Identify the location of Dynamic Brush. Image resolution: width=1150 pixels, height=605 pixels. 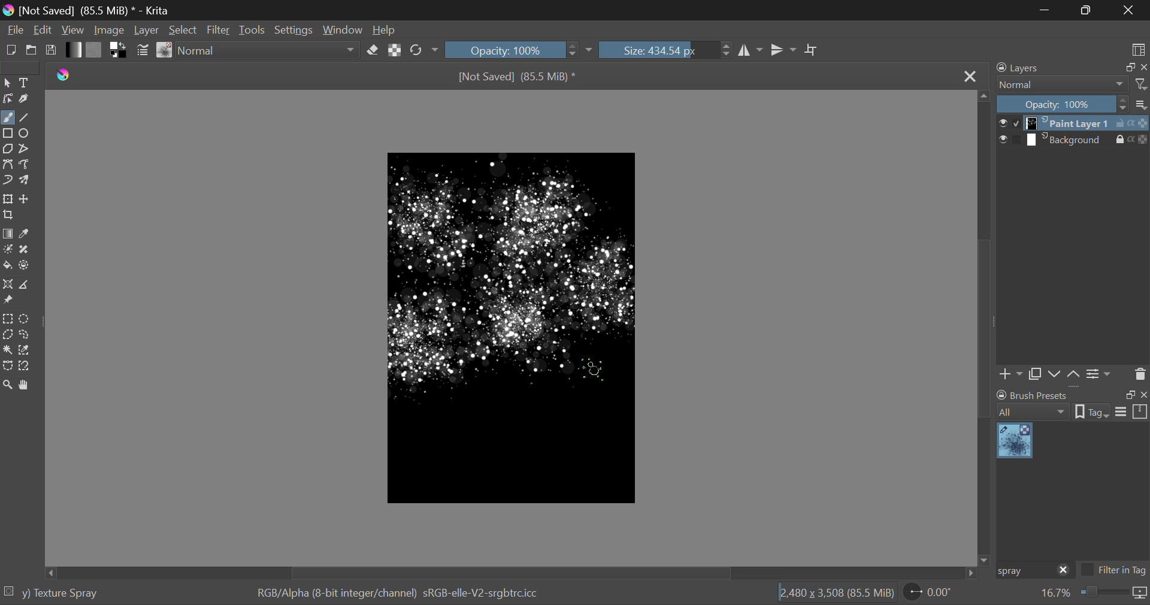
(7, 179).